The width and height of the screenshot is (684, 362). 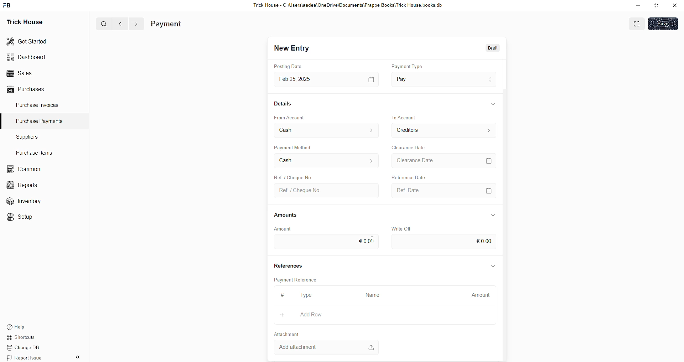 I want to click on Attachment, so click(x=283, y=334).